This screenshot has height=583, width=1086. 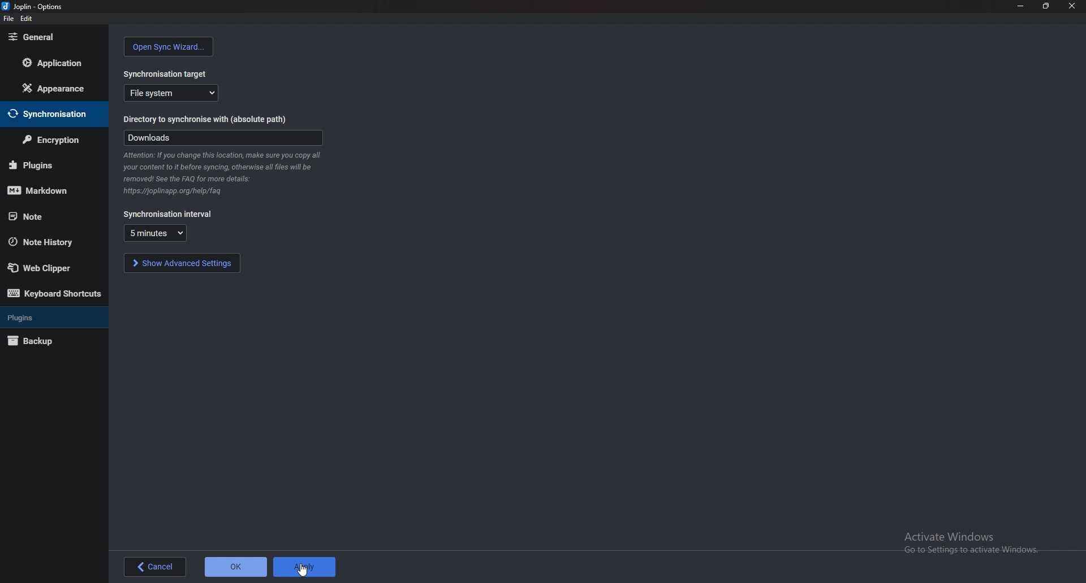 I want to click on Apply, so click(x=305, y=566).